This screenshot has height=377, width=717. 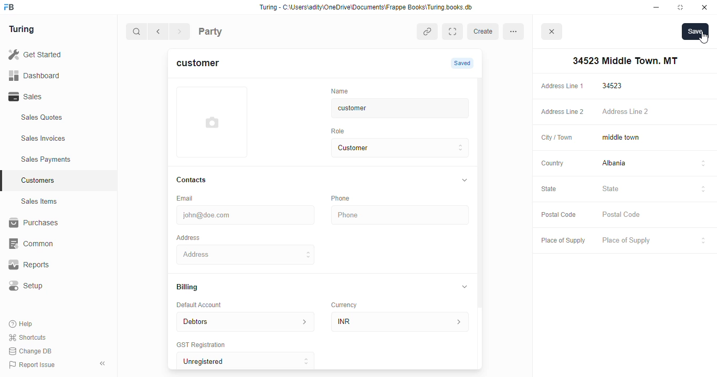 I want to click on ‘Common, so click(x=52, y=244).